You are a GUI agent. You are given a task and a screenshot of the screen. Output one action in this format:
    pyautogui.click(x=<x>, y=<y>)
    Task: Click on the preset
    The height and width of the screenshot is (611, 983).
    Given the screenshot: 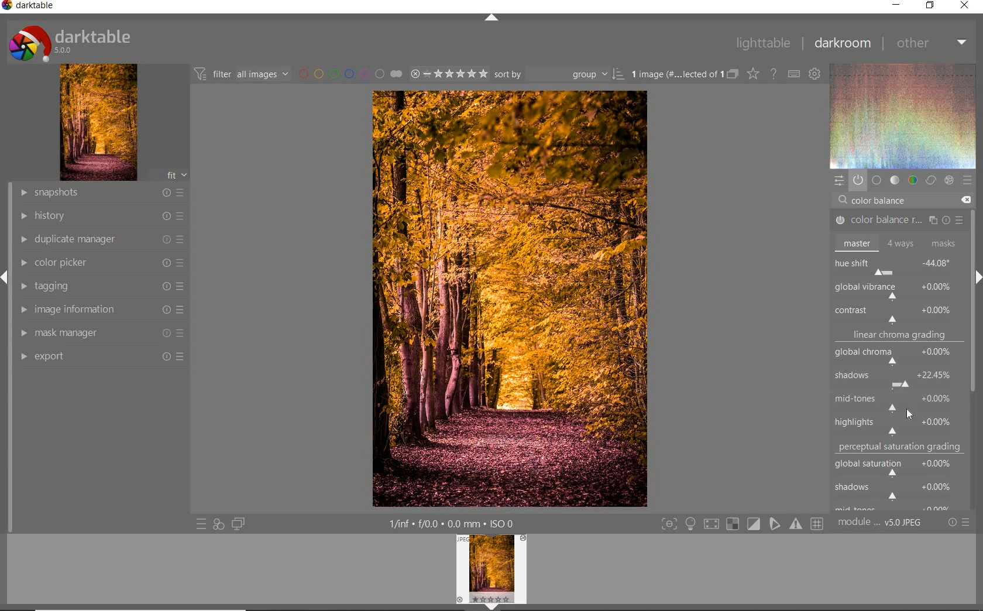 What is the action you would take?
    pyautogui.click(x=967, y=180)
    